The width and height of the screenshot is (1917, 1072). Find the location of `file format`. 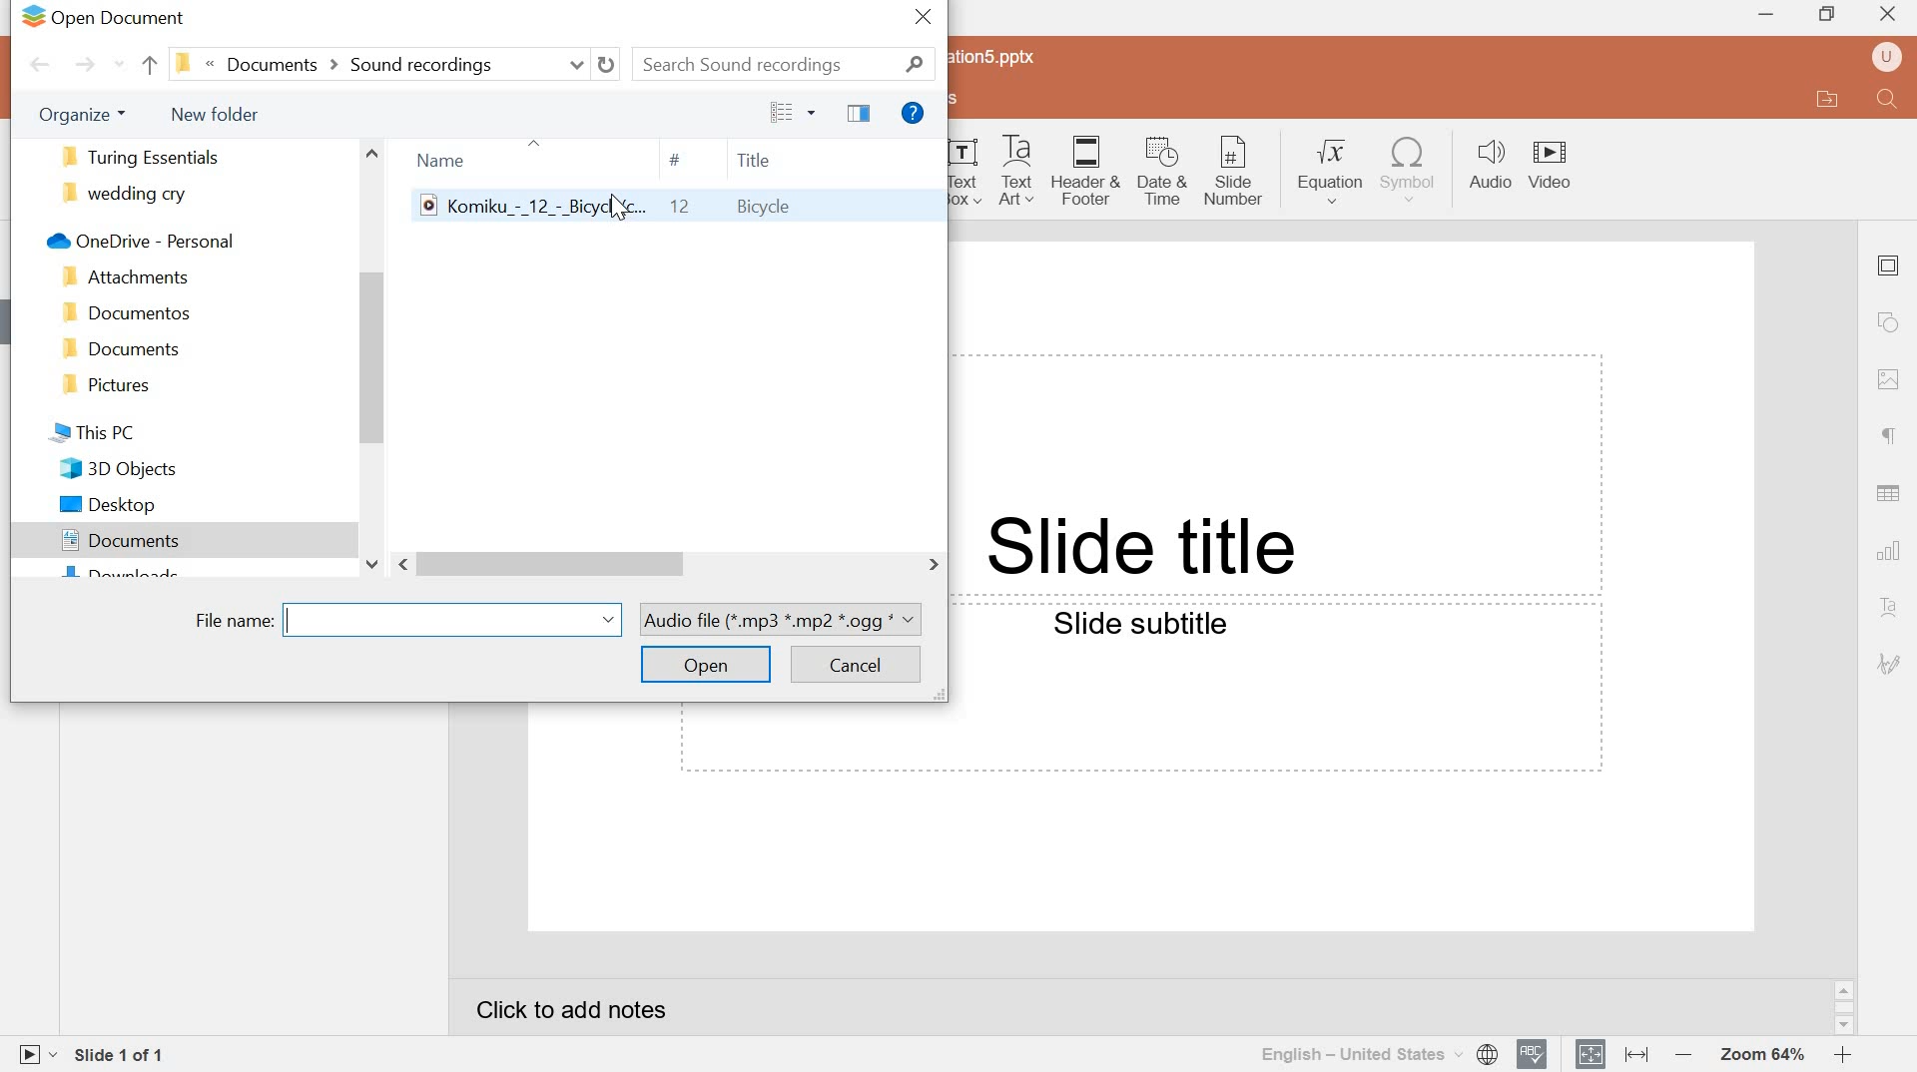

file format is located at coordinates (783, 620).